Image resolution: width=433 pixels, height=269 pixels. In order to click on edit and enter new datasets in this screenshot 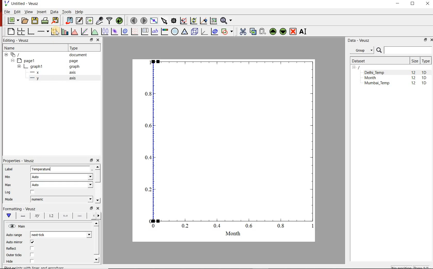, I will do `click(79, 21)`.